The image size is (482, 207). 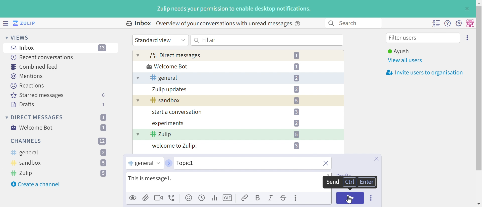 What do you see at coordinates (331, 23) in the screenshot?
I see `Search` at bounding box center [331, 23].